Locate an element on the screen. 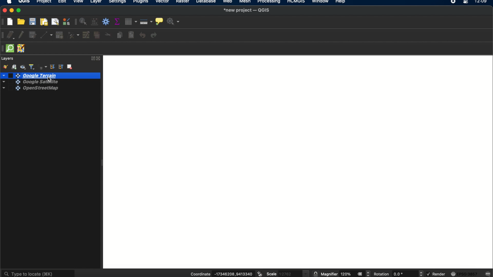 The image size is (493, 277). minimize is located at coordinates (12, 11).